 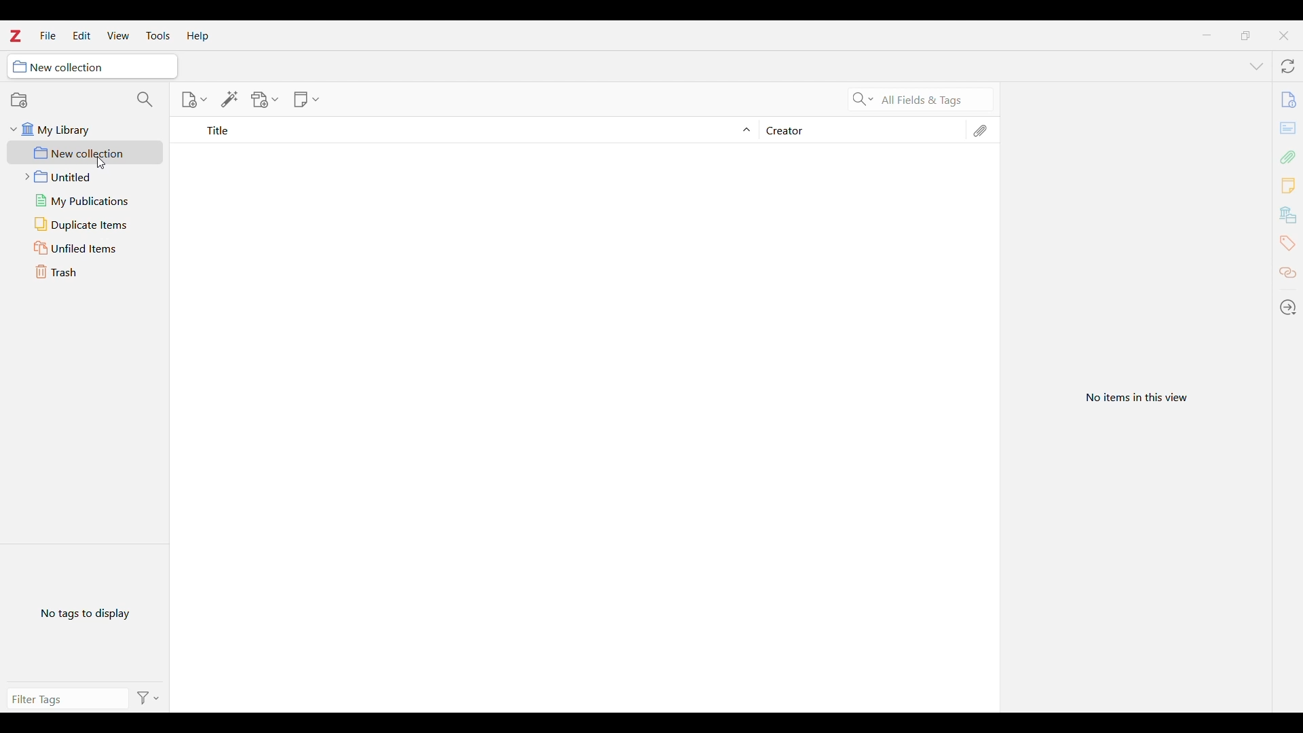 What do you see at coordinates (1287, 185) in the screenshot?
I see `Add new note` at bounding box center [1287, 185].